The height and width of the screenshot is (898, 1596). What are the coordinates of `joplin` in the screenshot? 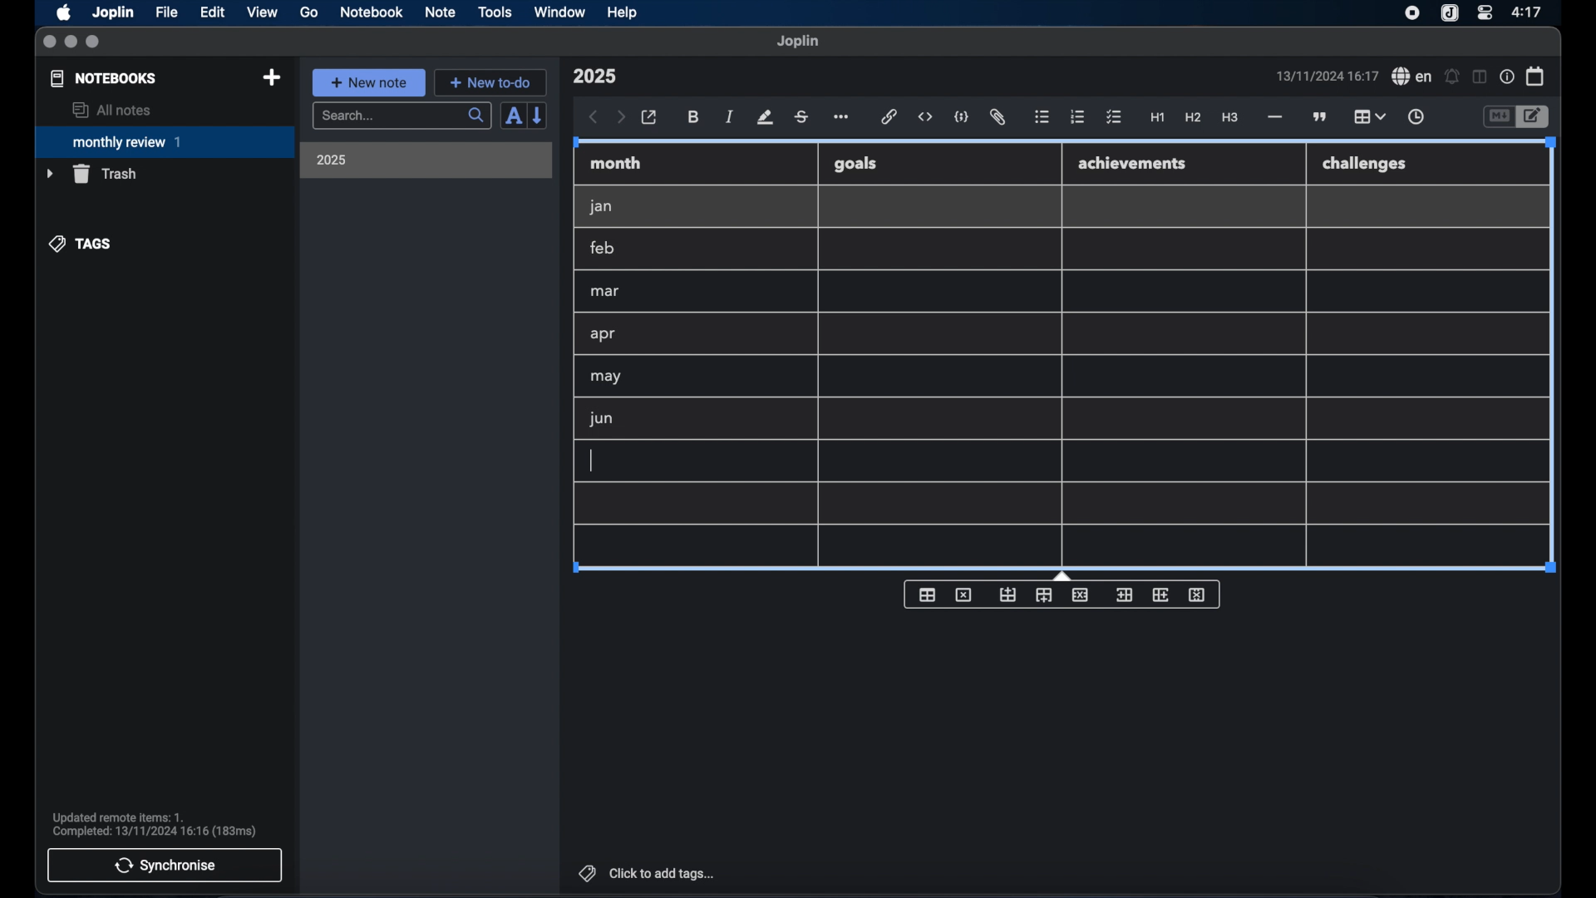 It's located at (798, 41).